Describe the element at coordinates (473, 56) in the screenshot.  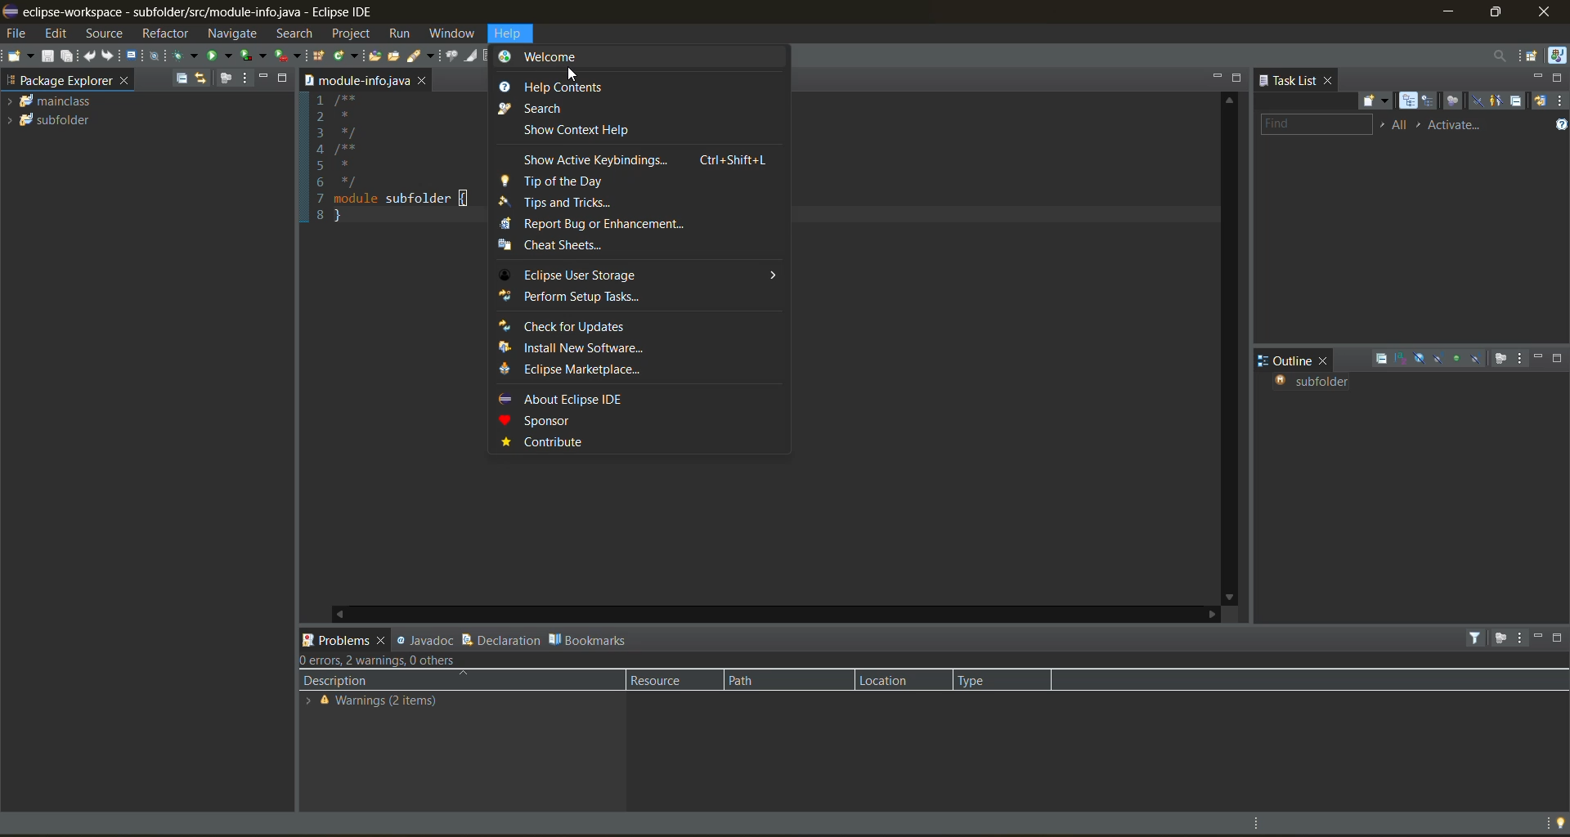
I see `toggle mark occurences` at that location.